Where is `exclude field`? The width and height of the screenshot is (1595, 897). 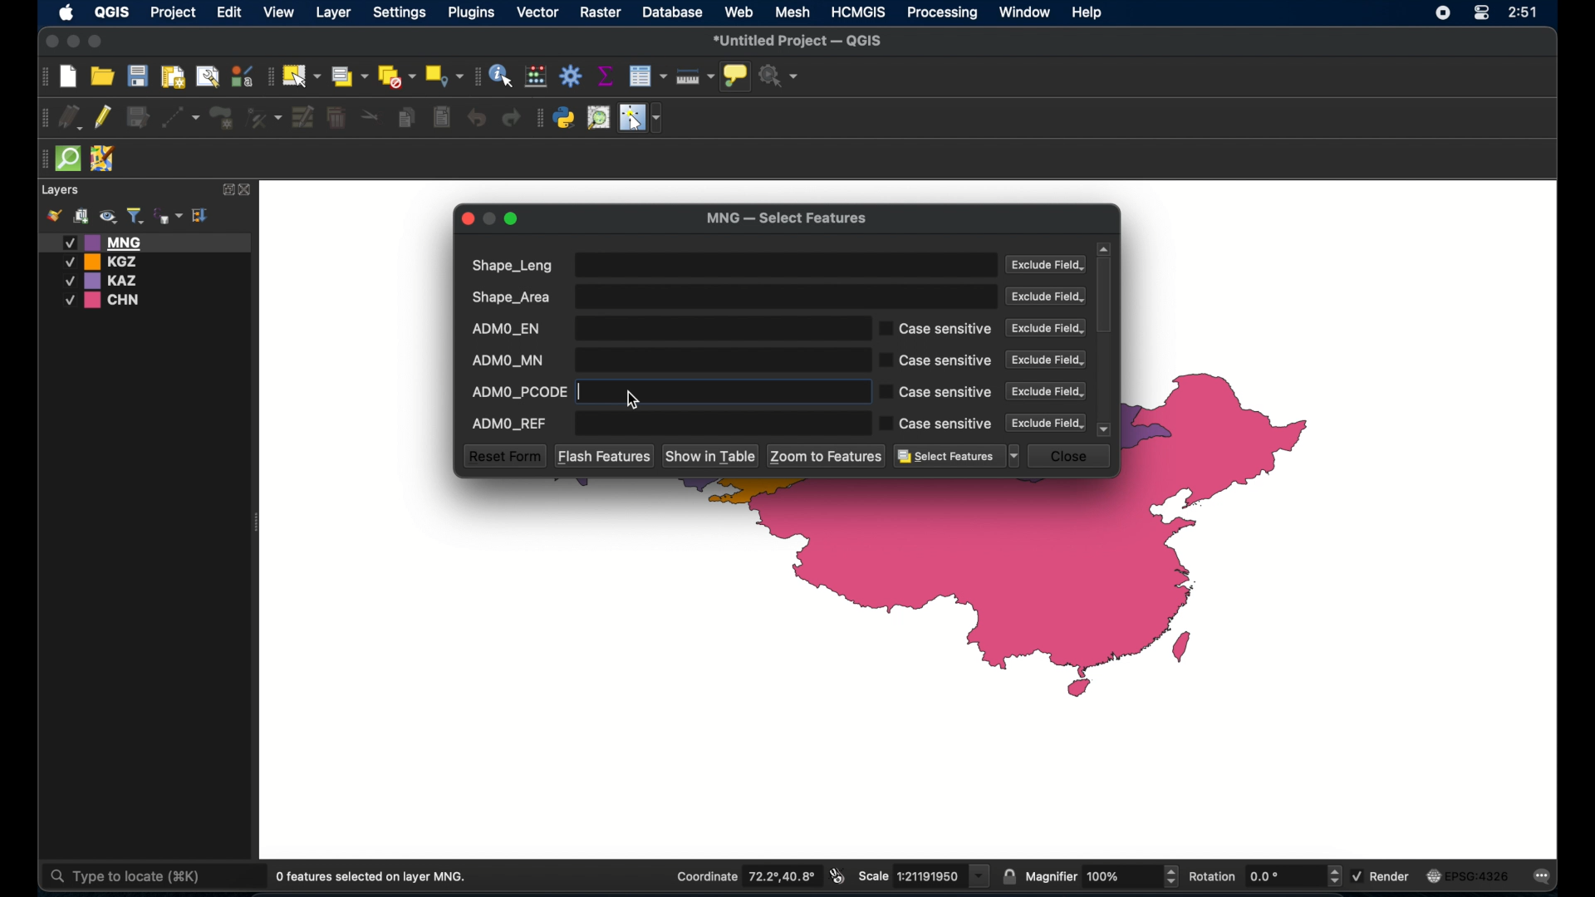 exclude field is located at coordinates (1048, 266).